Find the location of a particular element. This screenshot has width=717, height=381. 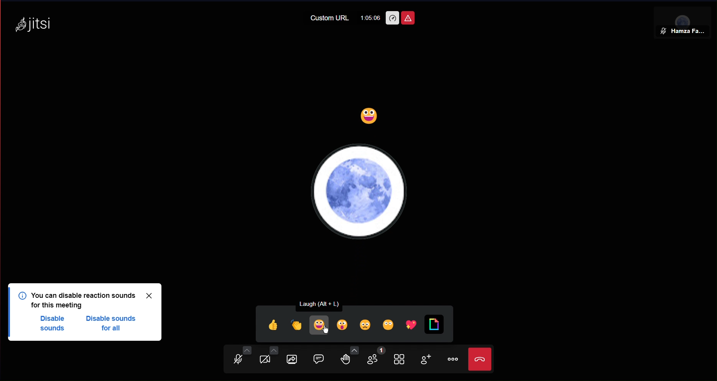

Video is located at coordinates (266, 359).